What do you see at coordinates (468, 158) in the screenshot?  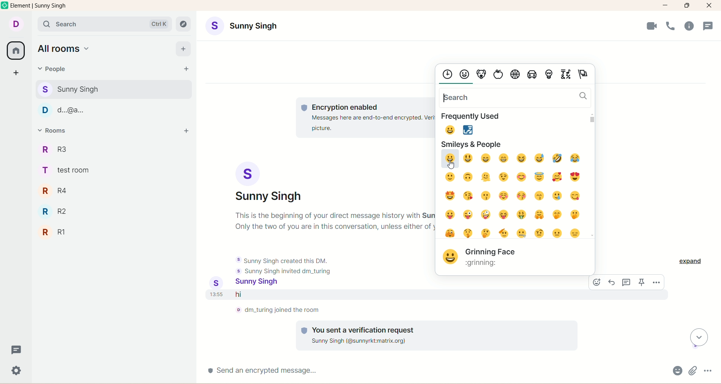 I see `Grinning face with big eyes` at bounding box center [468, 158].